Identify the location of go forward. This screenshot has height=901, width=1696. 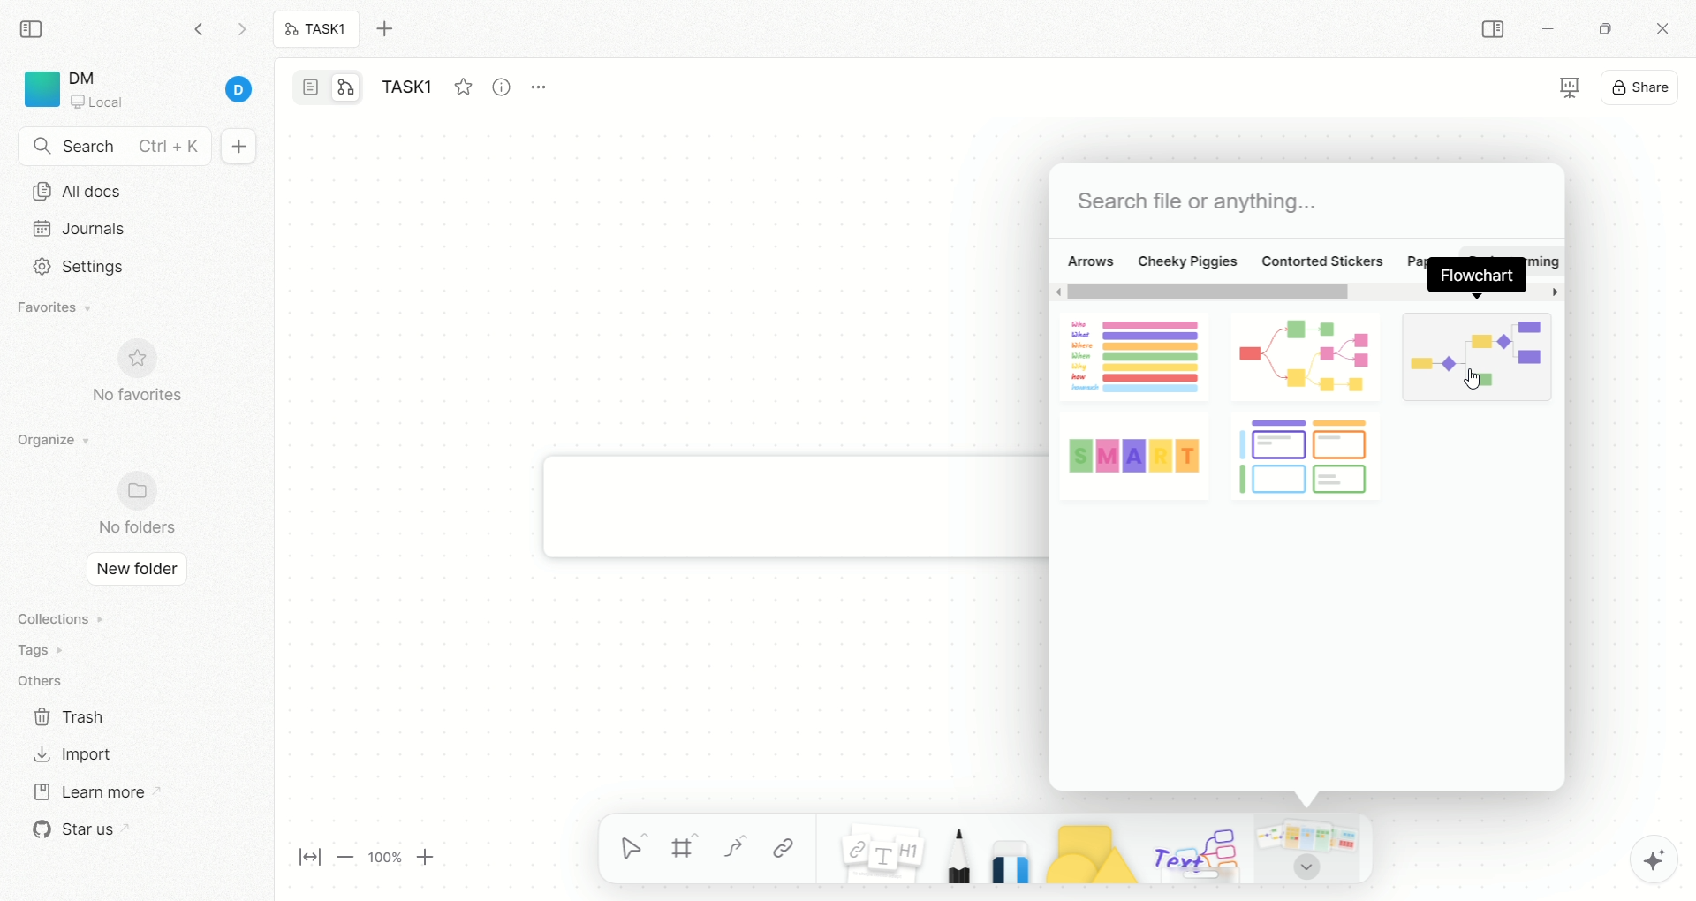
(241, 34).